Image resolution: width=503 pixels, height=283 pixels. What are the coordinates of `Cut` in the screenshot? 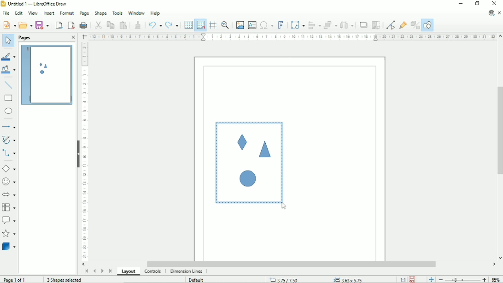 It's located at (98, 24).